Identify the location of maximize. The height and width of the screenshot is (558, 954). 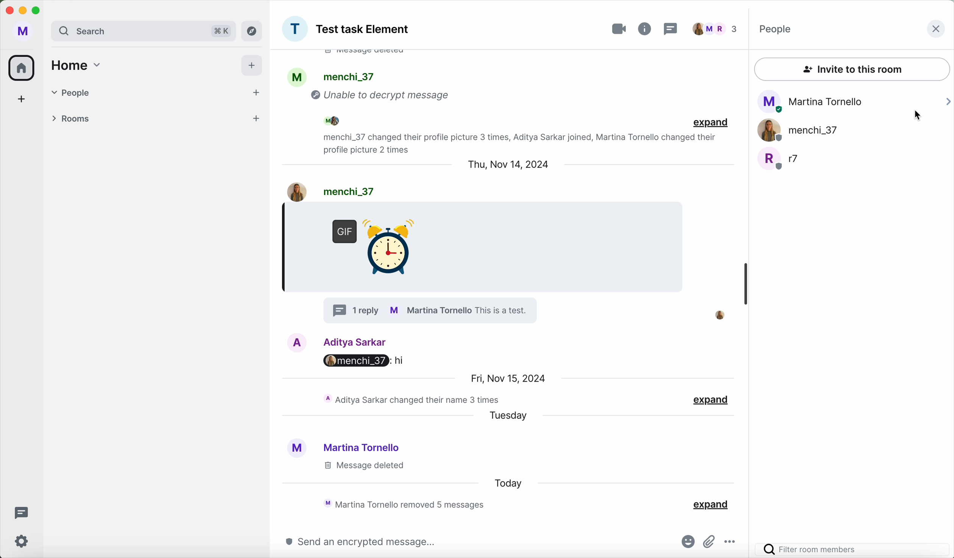
(38, 11).